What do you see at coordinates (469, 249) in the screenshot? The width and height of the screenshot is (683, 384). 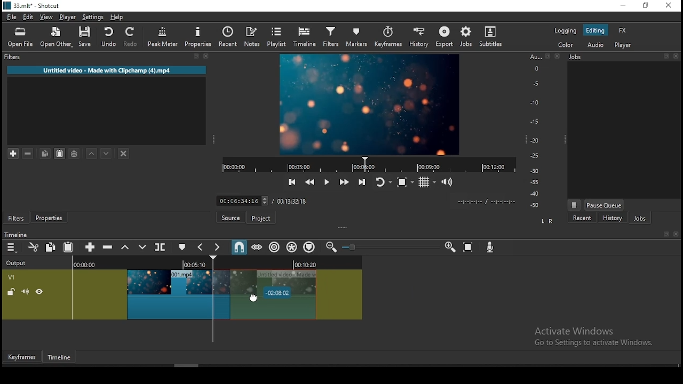 I see `zoom timeline to fit` at bounding box center [469, 249].